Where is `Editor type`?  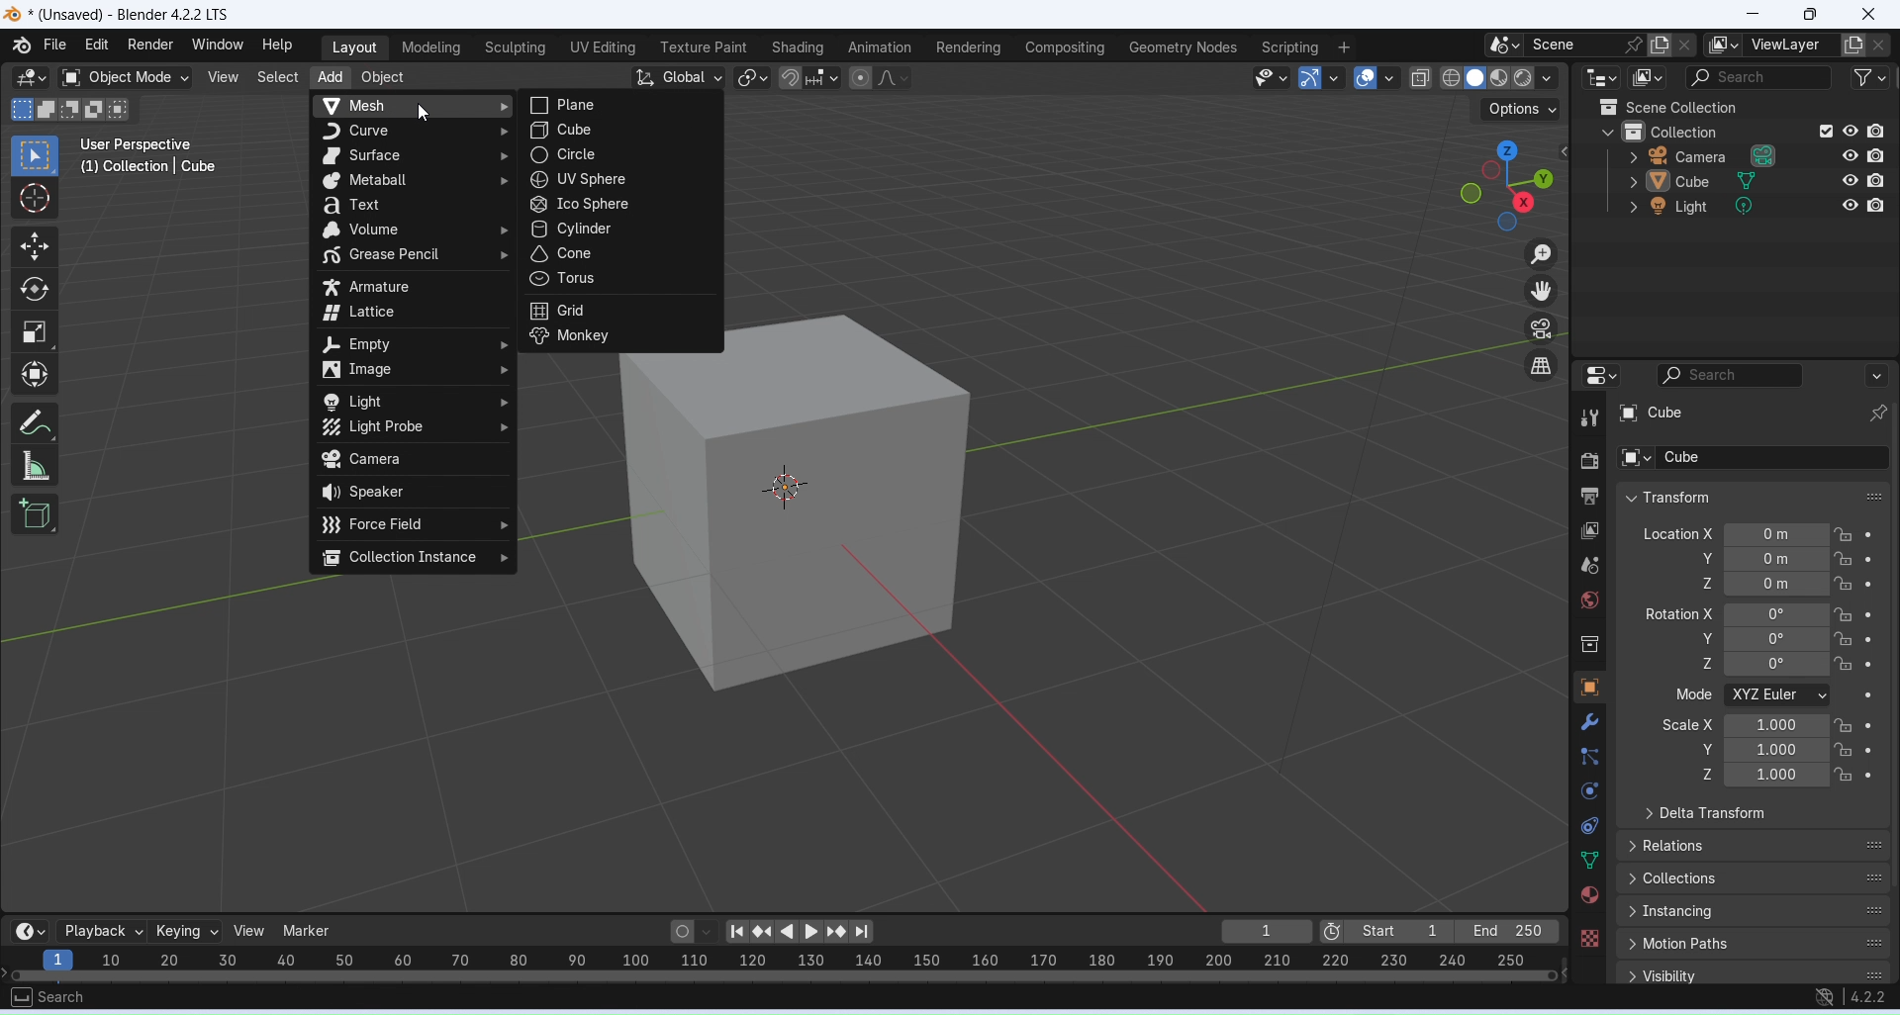
Editor type is located at coordinates (27, 930).